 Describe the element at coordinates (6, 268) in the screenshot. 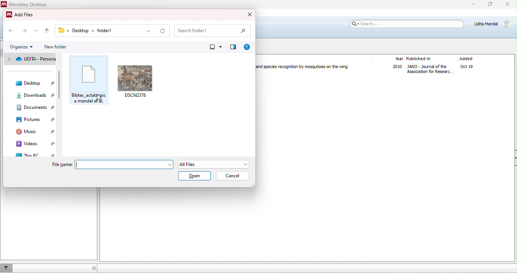

I see `filter` at that location.